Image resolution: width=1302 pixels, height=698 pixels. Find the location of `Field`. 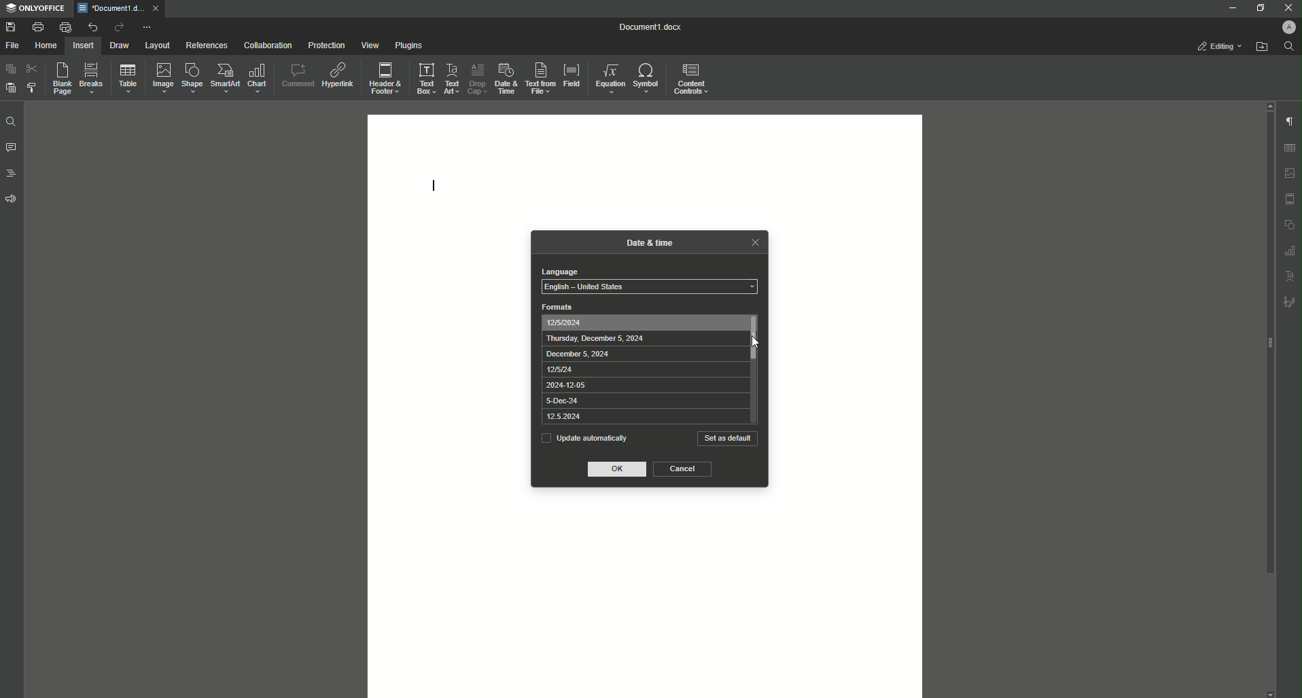

Field is located at coordinates (572, 75).